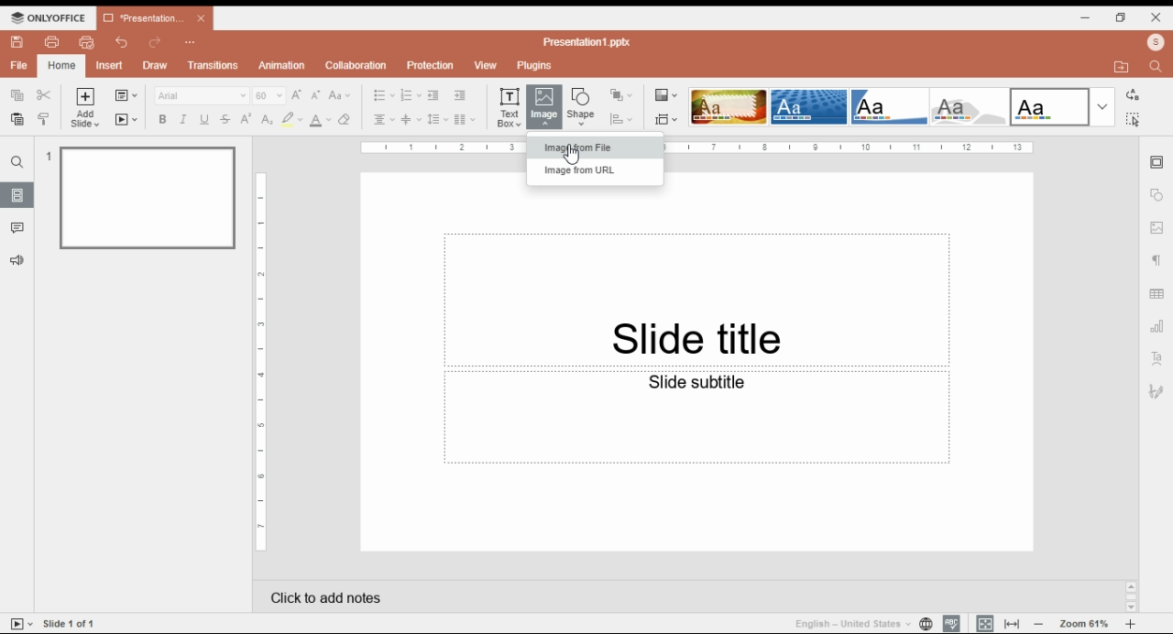  What do you see at coordinates (437, 119) in the screenshot?
I see `lince spacing` at bounding box center [437, 119].